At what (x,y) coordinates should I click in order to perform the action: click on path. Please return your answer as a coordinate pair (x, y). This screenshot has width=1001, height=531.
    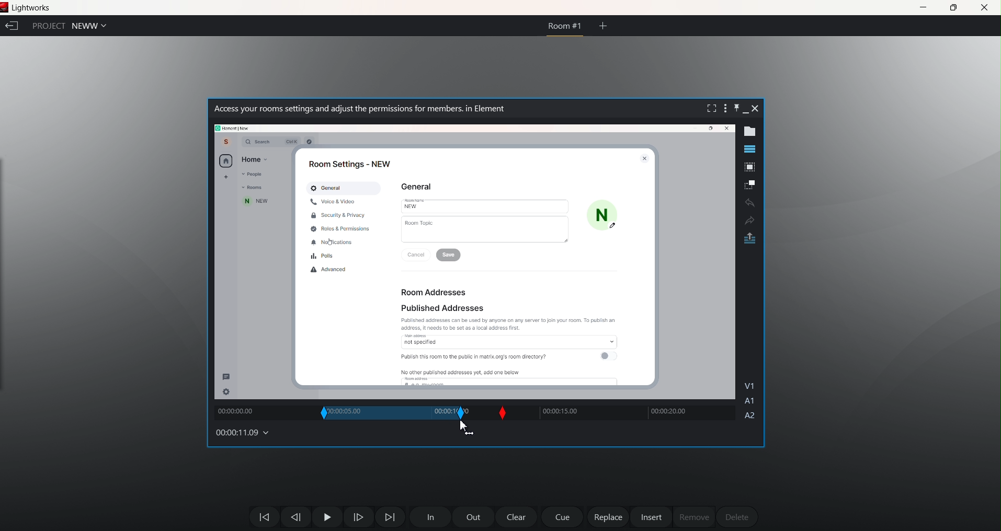
    Looking at the image, I should click on (232, 128).